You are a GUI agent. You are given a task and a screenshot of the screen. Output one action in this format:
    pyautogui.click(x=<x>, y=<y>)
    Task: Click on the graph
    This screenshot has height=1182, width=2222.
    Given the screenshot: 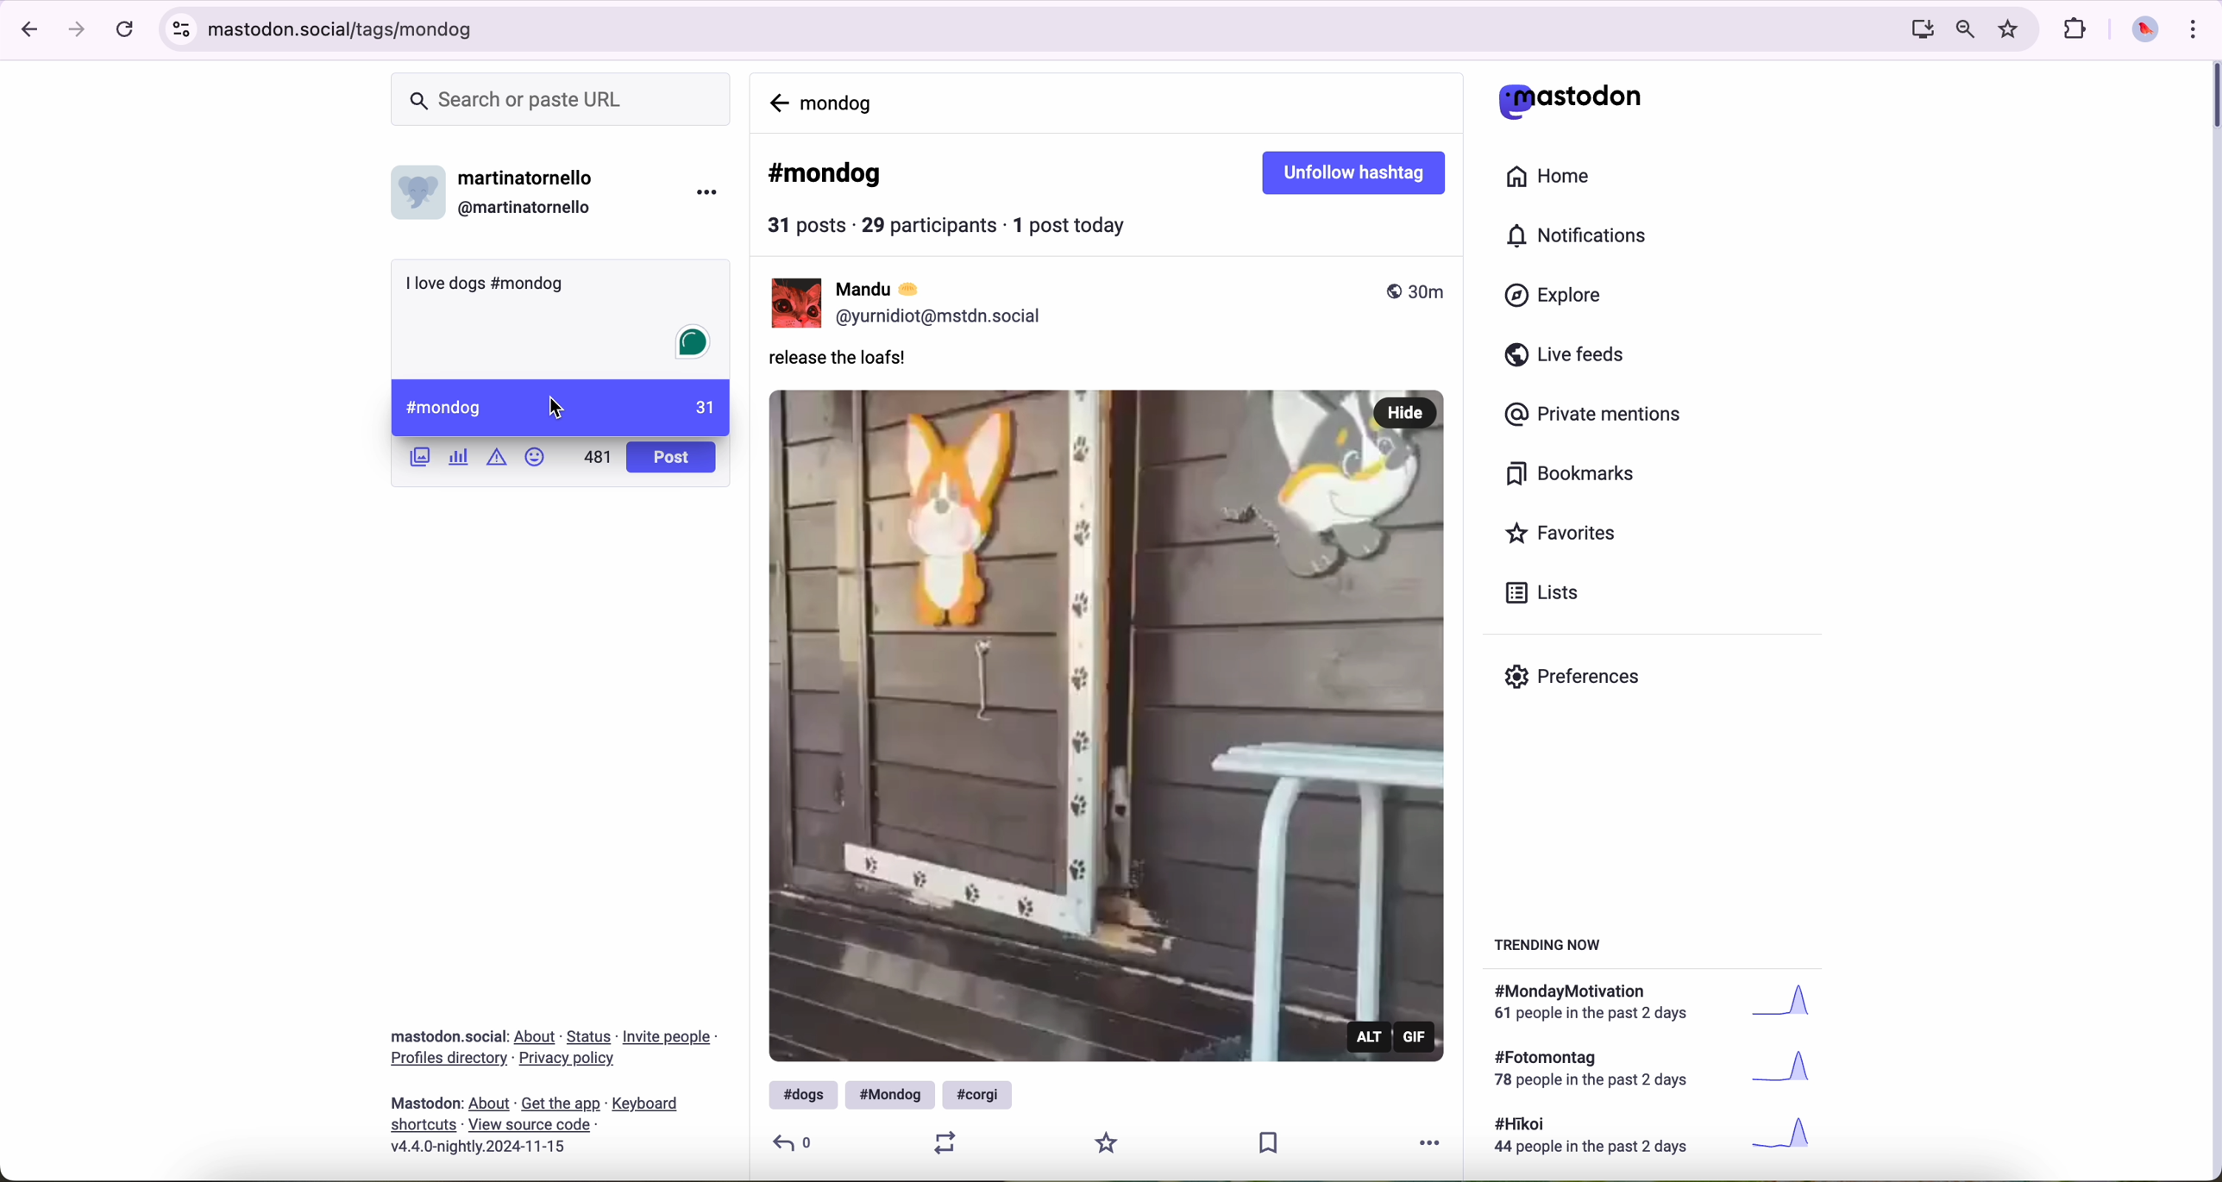 What is the action you would take?
    pyautogui.click(x=1789, y=1135)
    